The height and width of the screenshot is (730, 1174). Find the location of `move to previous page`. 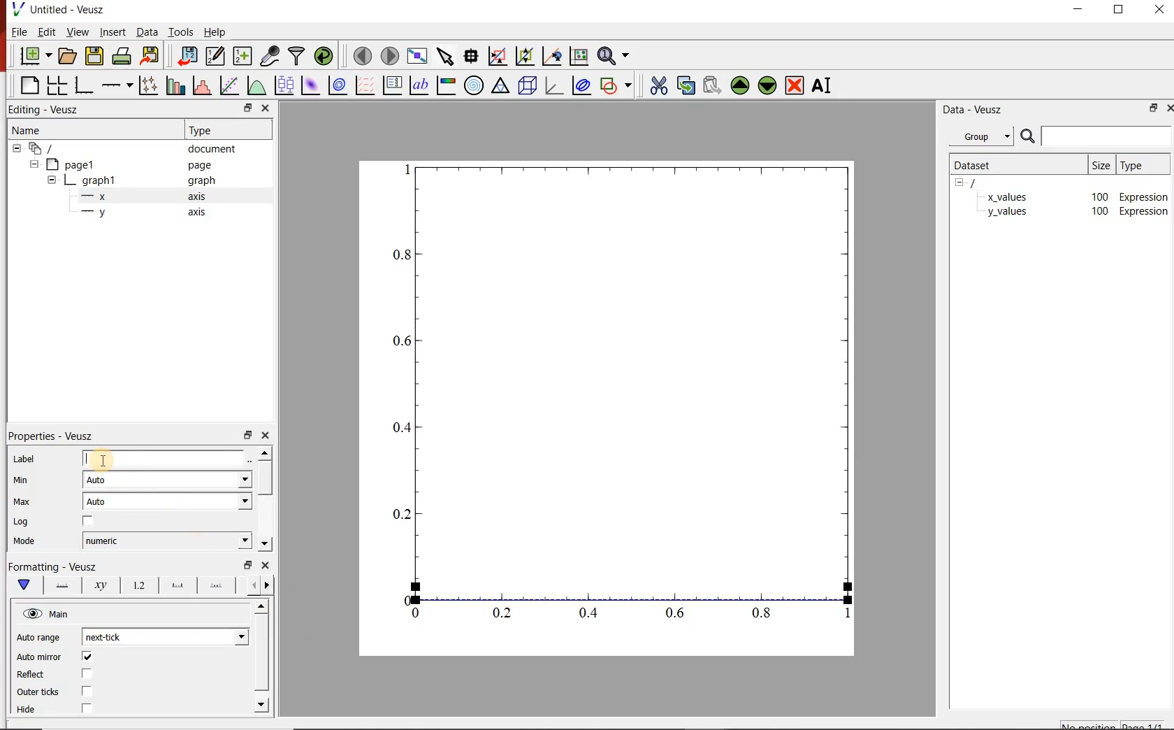

move to previous page is located at coordinates (362, 57).